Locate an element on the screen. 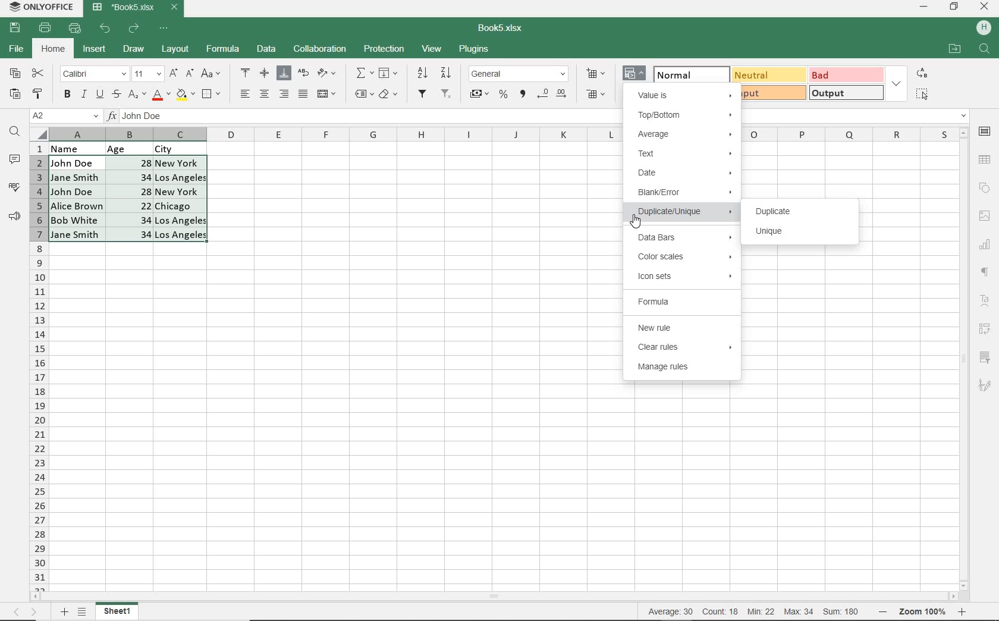 Image resolution: width=999 pixels, height=621 pixels. FONT SIZE is located at coordinates (146, 74).